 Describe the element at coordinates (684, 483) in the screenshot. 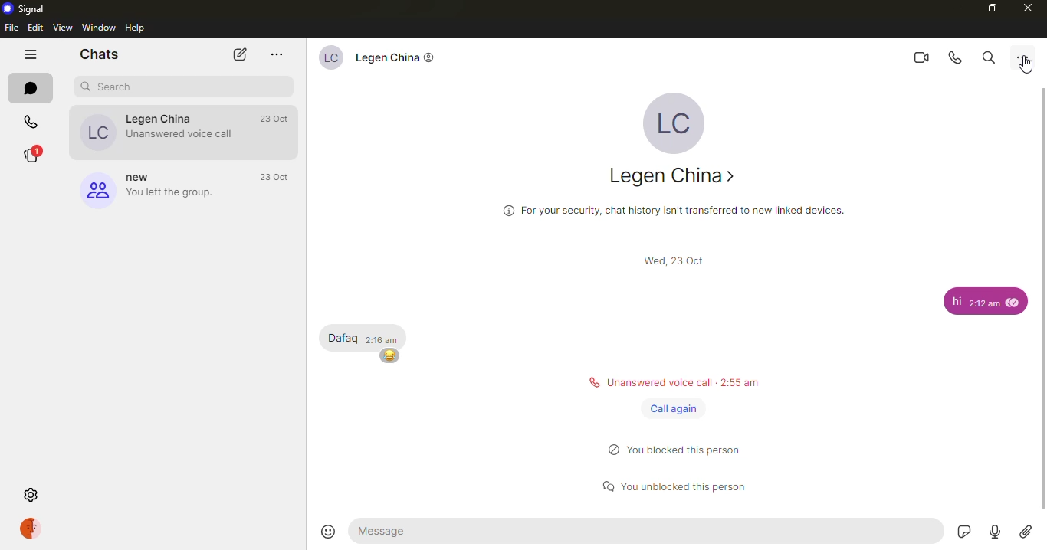

I see `status message` at that location.